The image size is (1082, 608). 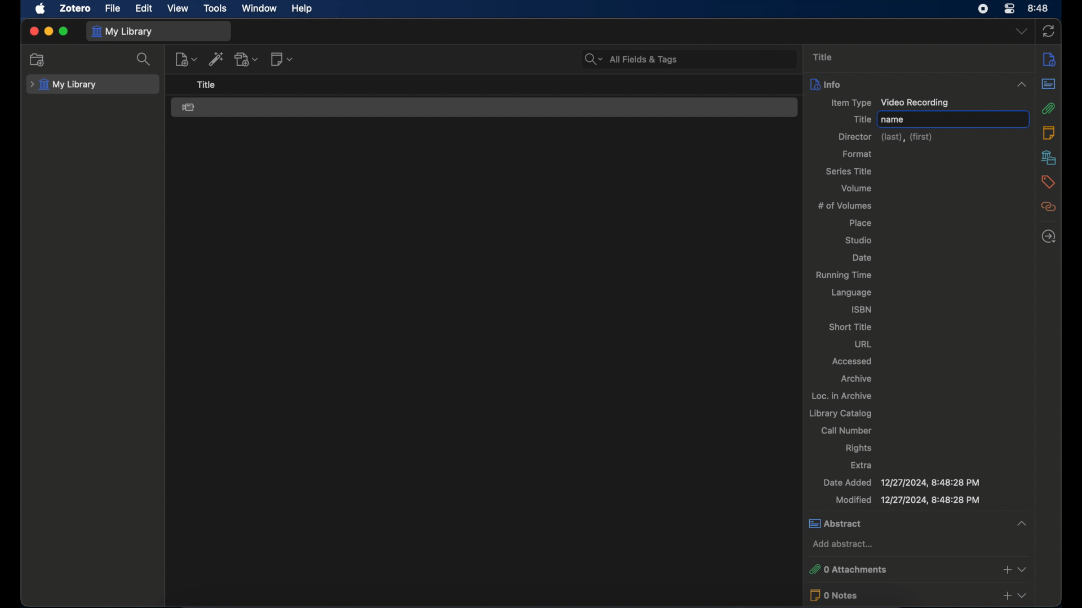 I want to click on new collection, so click(x=38, y=60).